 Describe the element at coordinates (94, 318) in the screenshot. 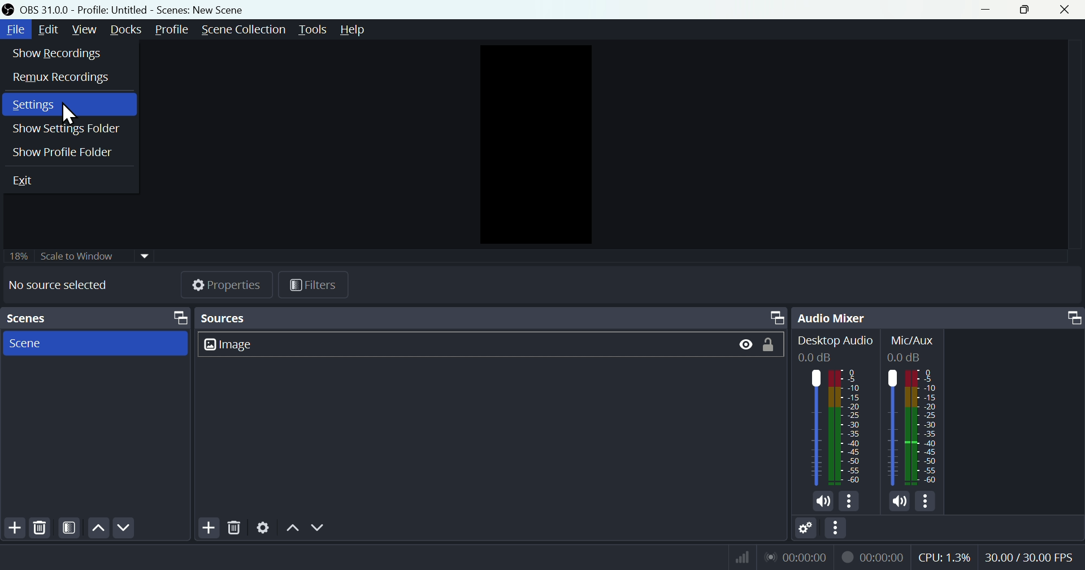

I see `Scenes` at that location.